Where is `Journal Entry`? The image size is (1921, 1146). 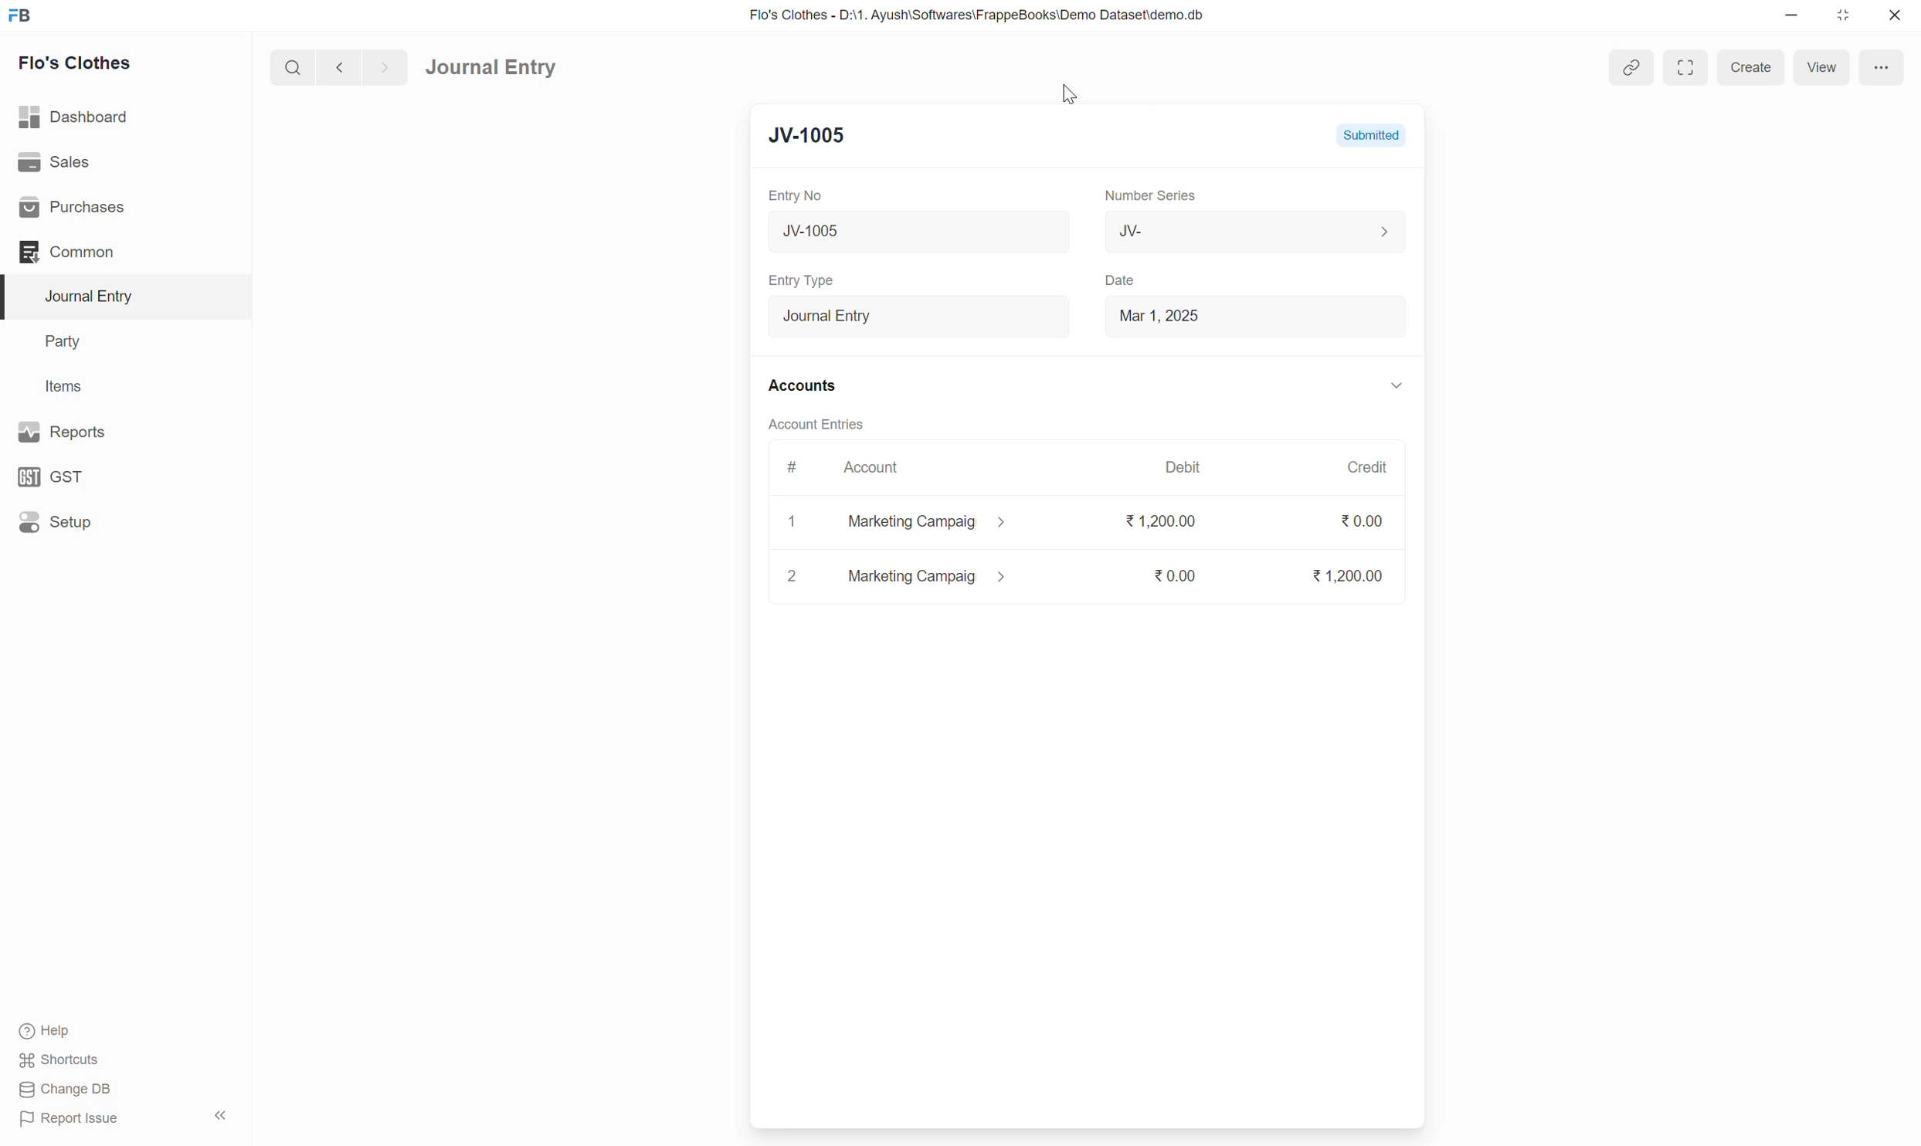
Journal Entry is located at coordinates (919, 315).